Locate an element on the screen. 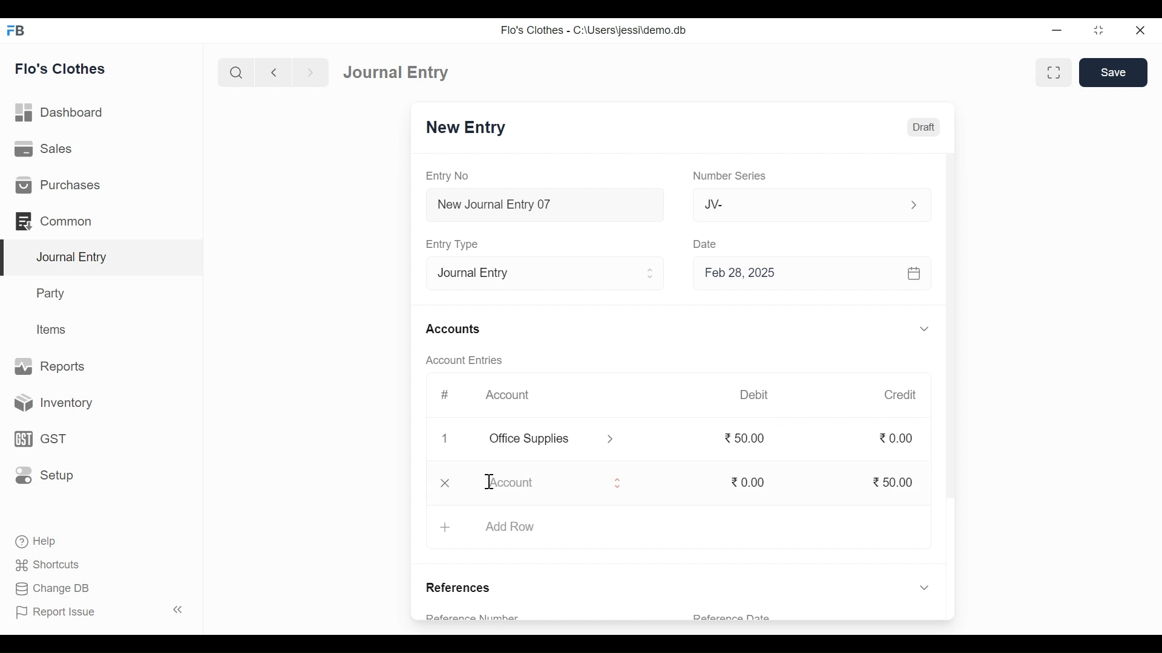 The width and height of the screenshot is (1162, 653). Insertion Cursor is located at coordinates (490, 482).